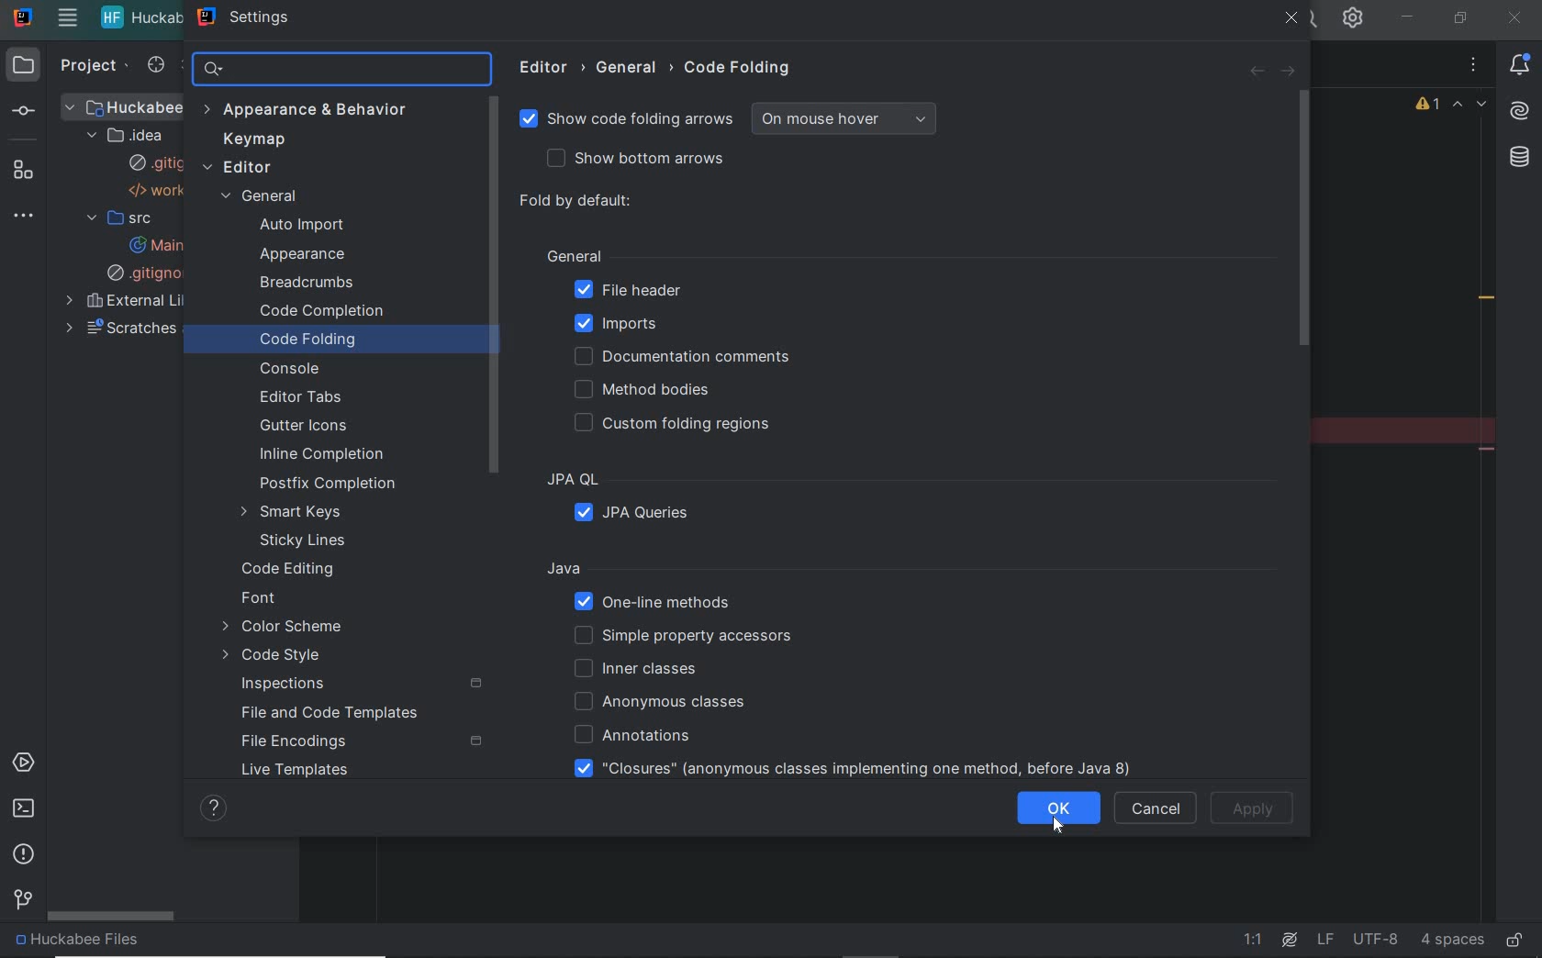  What do you see at coordinates (151, 66) in the screenshot?
I see `select opened file` at bounding box center [151, 66].